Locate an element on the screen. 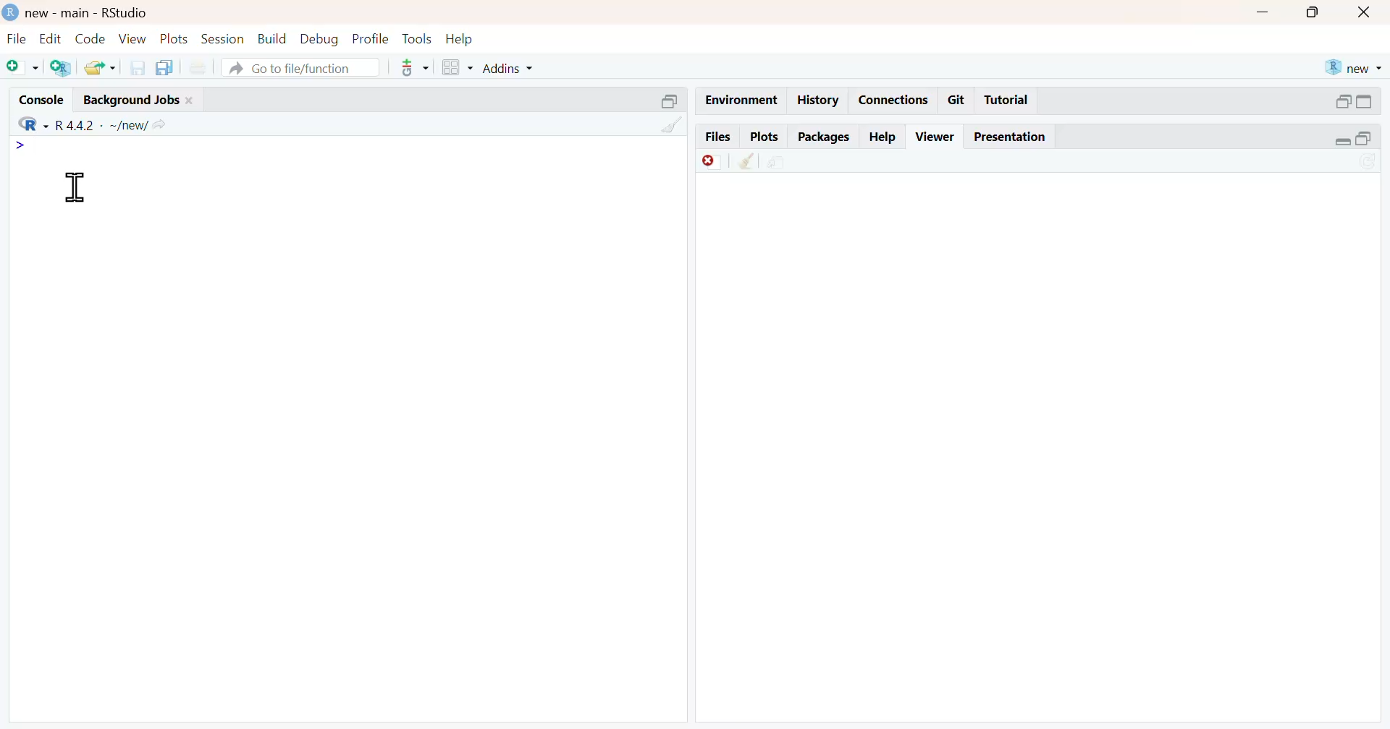 The image size is (1390, 729). git is located at coordinates (959, 100).